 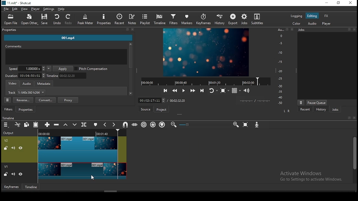 I want to click on JOBS, so click(x=326, y=30).